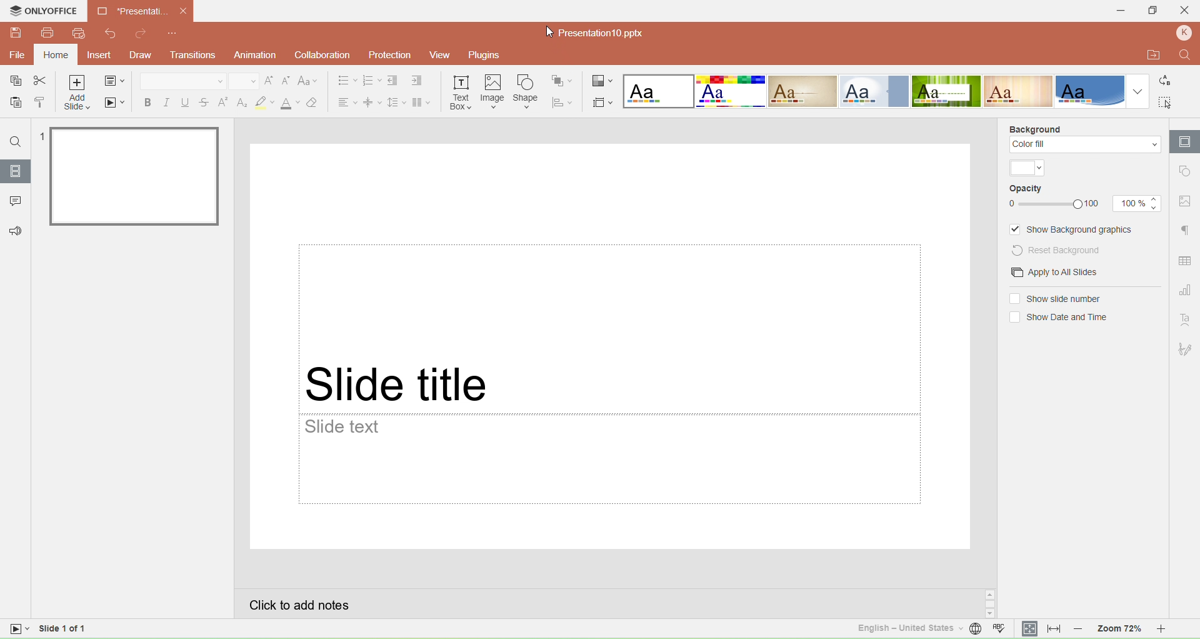 This screenshot has height=639, width=1200. I want to click on Fit to width, so click(1054, 629).